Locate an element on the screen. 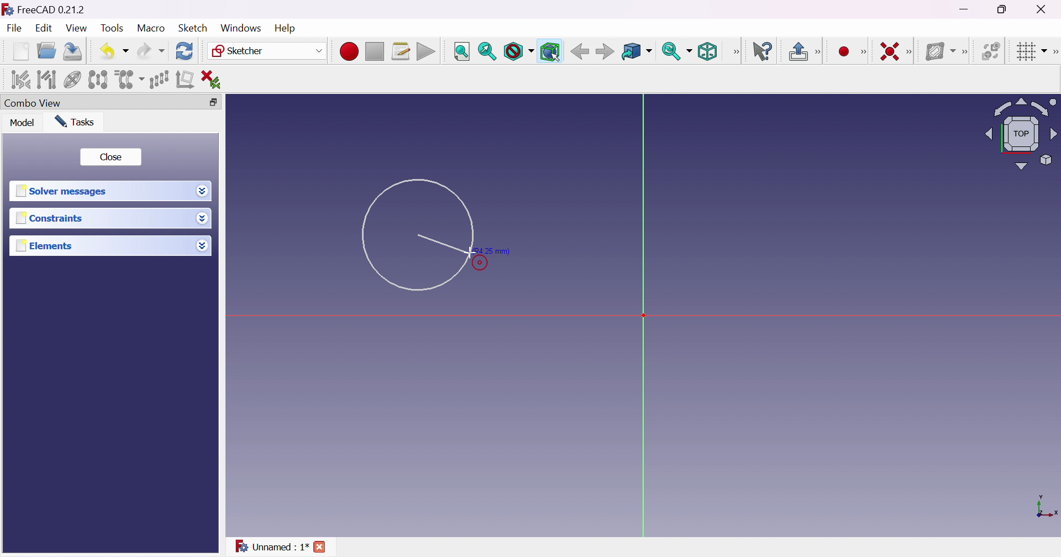 The width and height of the screenshot is (1061, 557). Go to linked object is located at coordinates (636, 52).